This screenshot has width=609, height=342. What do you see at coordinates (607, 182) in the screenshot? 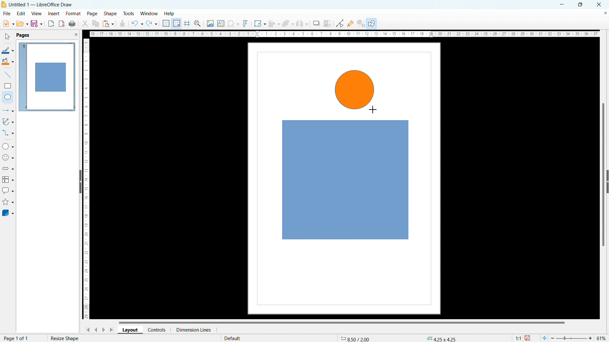
I see `expand pane` at bounding box center [607, 182].